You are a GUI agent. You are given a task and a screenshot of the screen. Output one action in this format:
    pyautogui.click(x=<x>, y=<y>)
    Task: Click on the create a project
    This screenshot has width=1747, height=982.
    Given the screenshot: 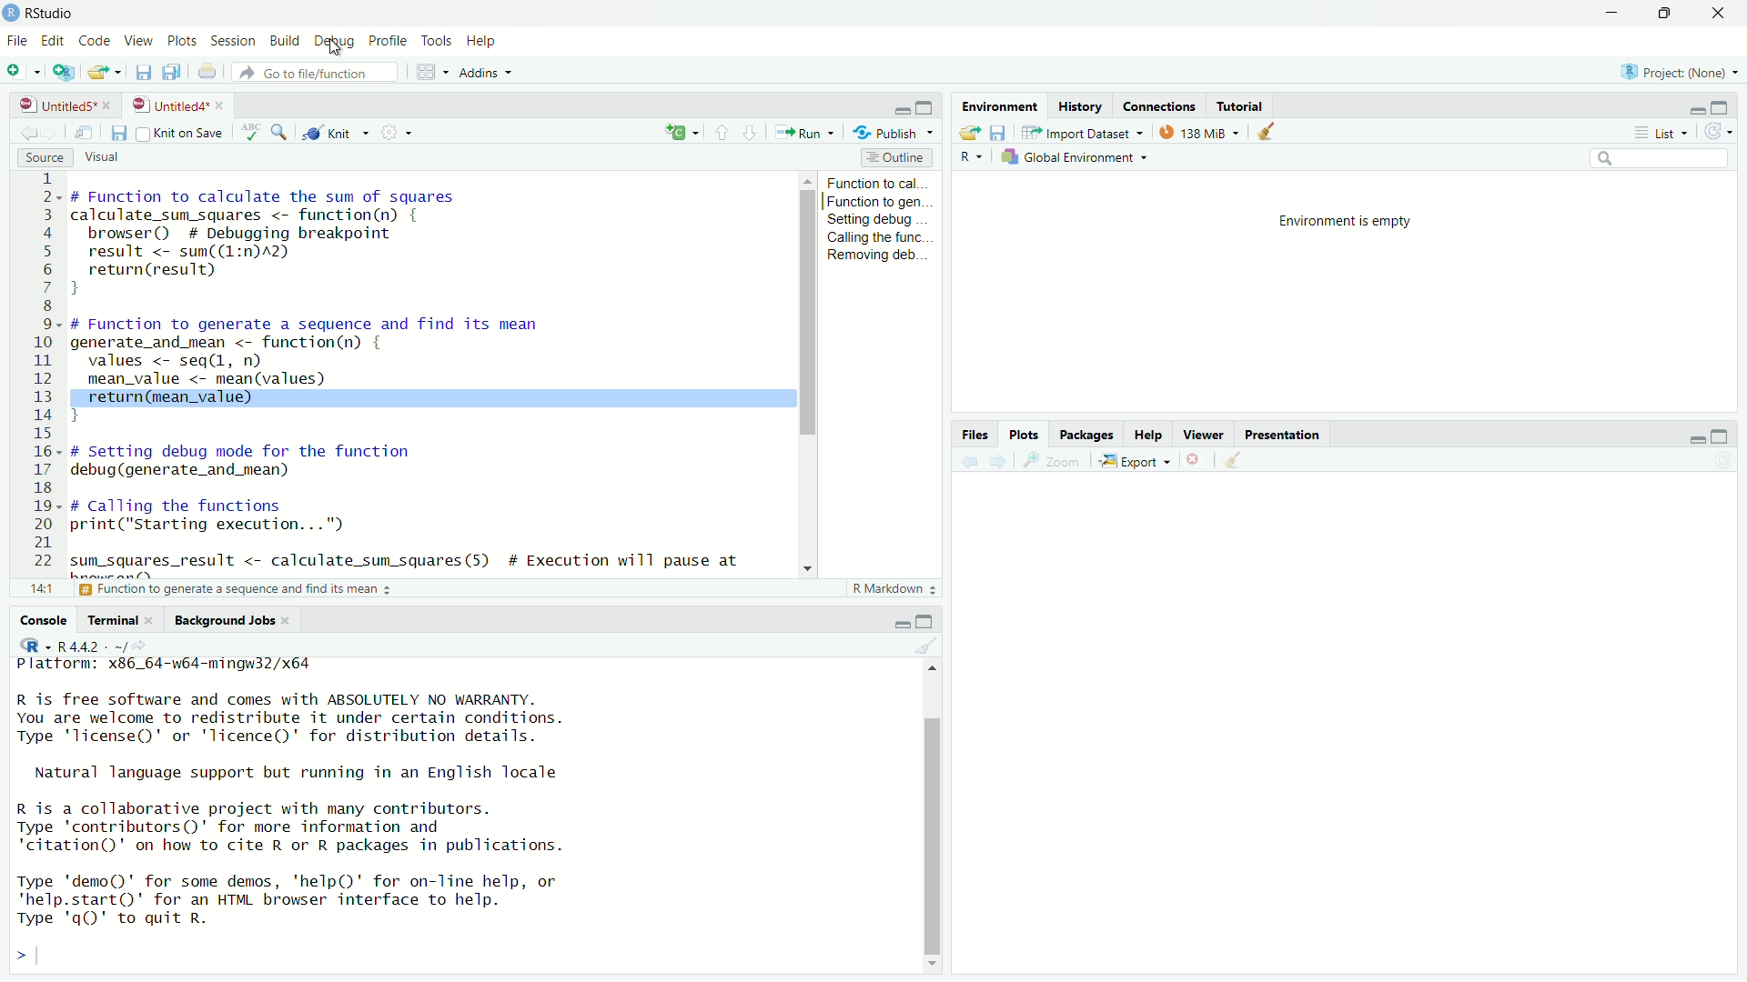 What is the action you would take?
    pyautogui.click(x=63, y=70)
    